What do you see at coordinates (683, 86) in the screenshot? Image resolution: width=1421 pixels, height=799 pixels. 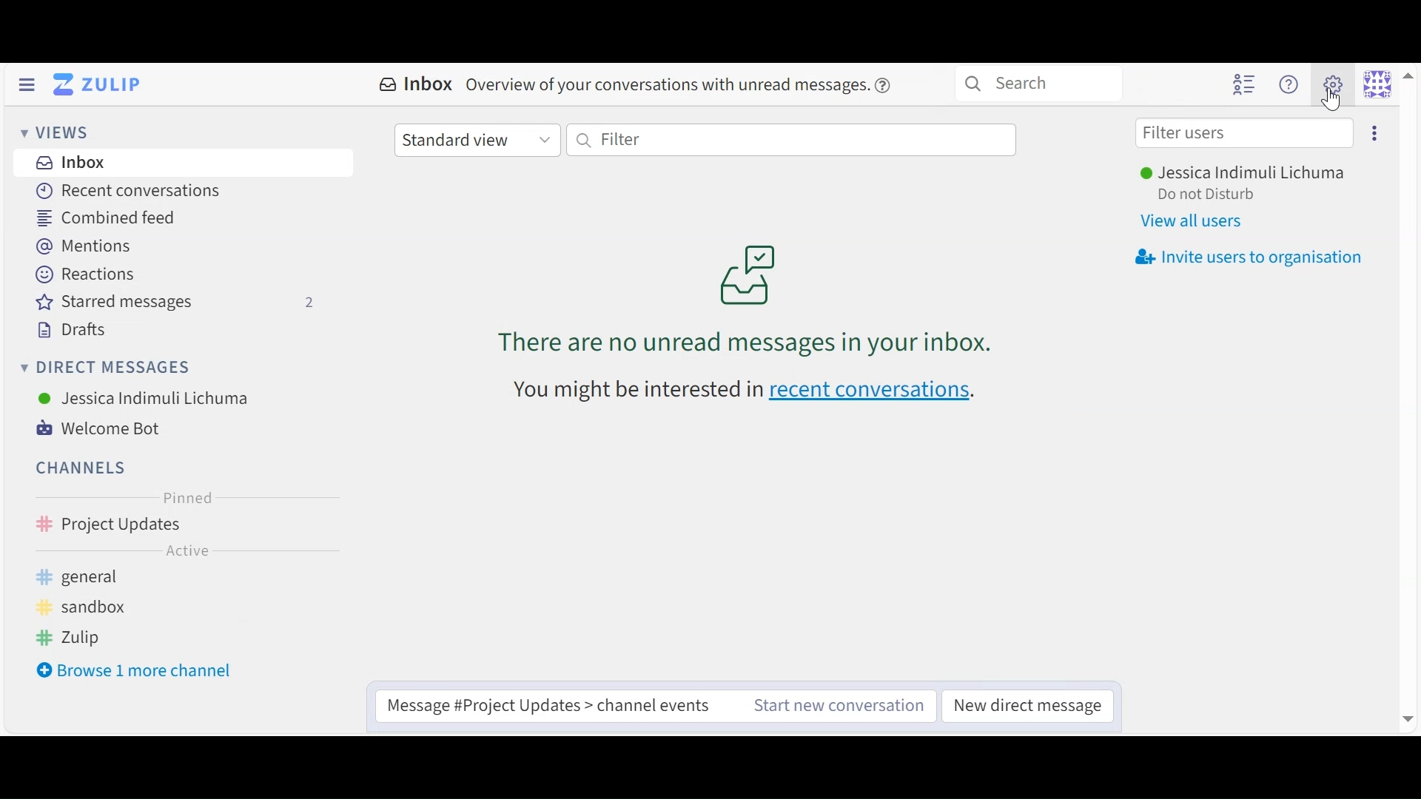 I see `overview of conversations` at bounding box center [683, 86].